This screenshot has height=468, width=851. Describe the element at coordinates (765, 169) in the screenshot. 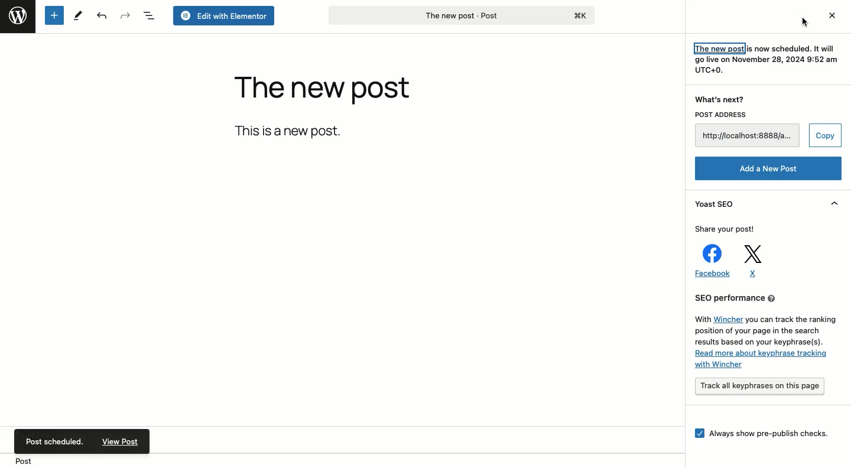

I see `Add new post` at that location.